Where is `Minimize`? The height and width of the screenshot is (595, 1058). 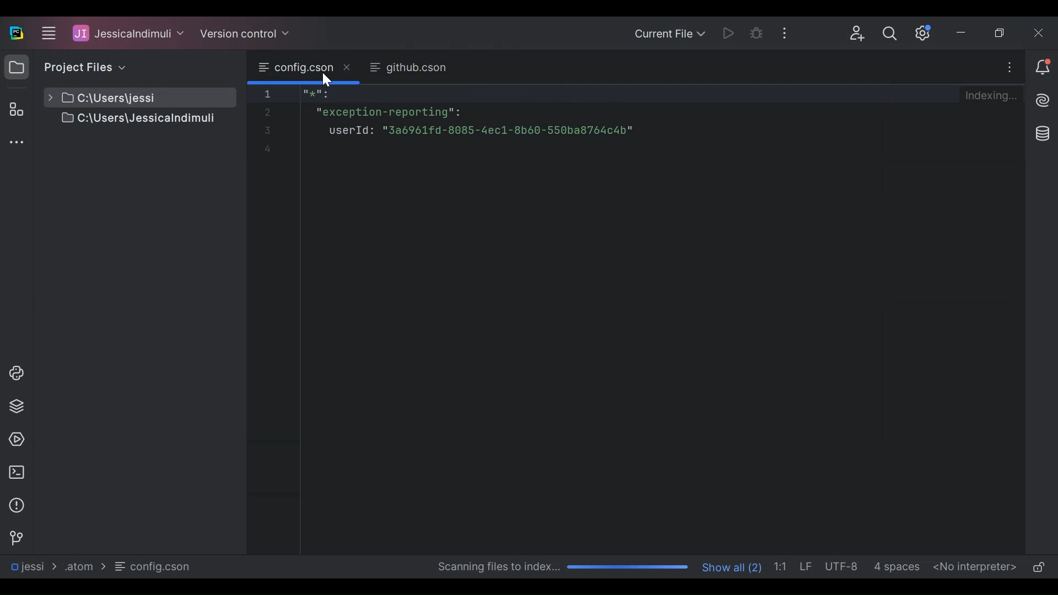
Minimize is located at coordinates (966, 33).